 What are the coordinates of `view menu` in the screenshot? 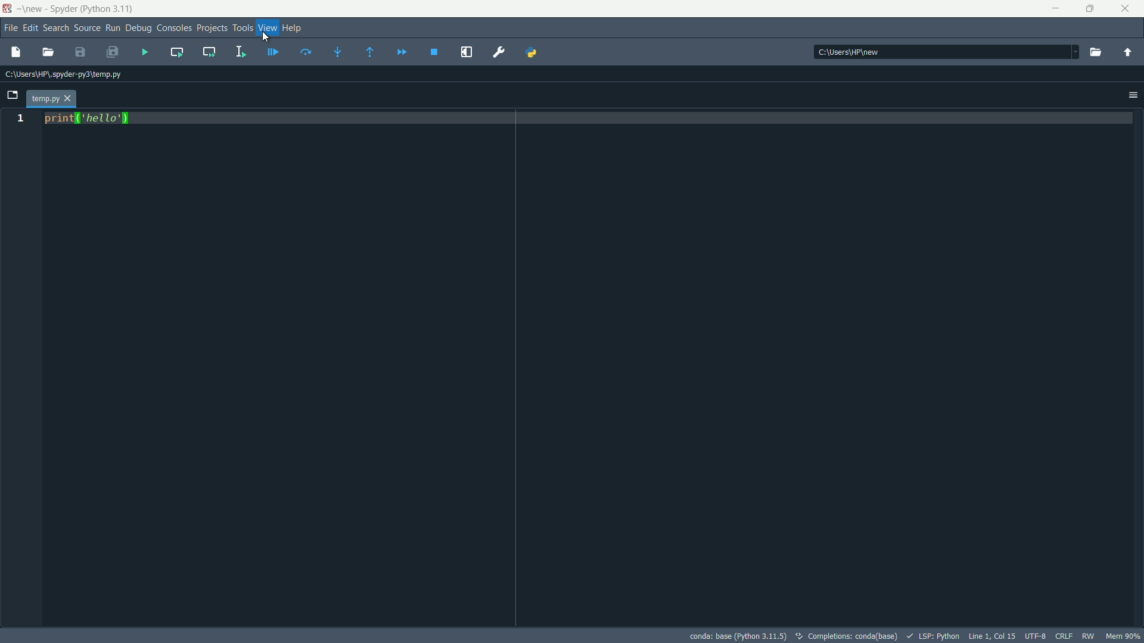 It's located at (268, 27).